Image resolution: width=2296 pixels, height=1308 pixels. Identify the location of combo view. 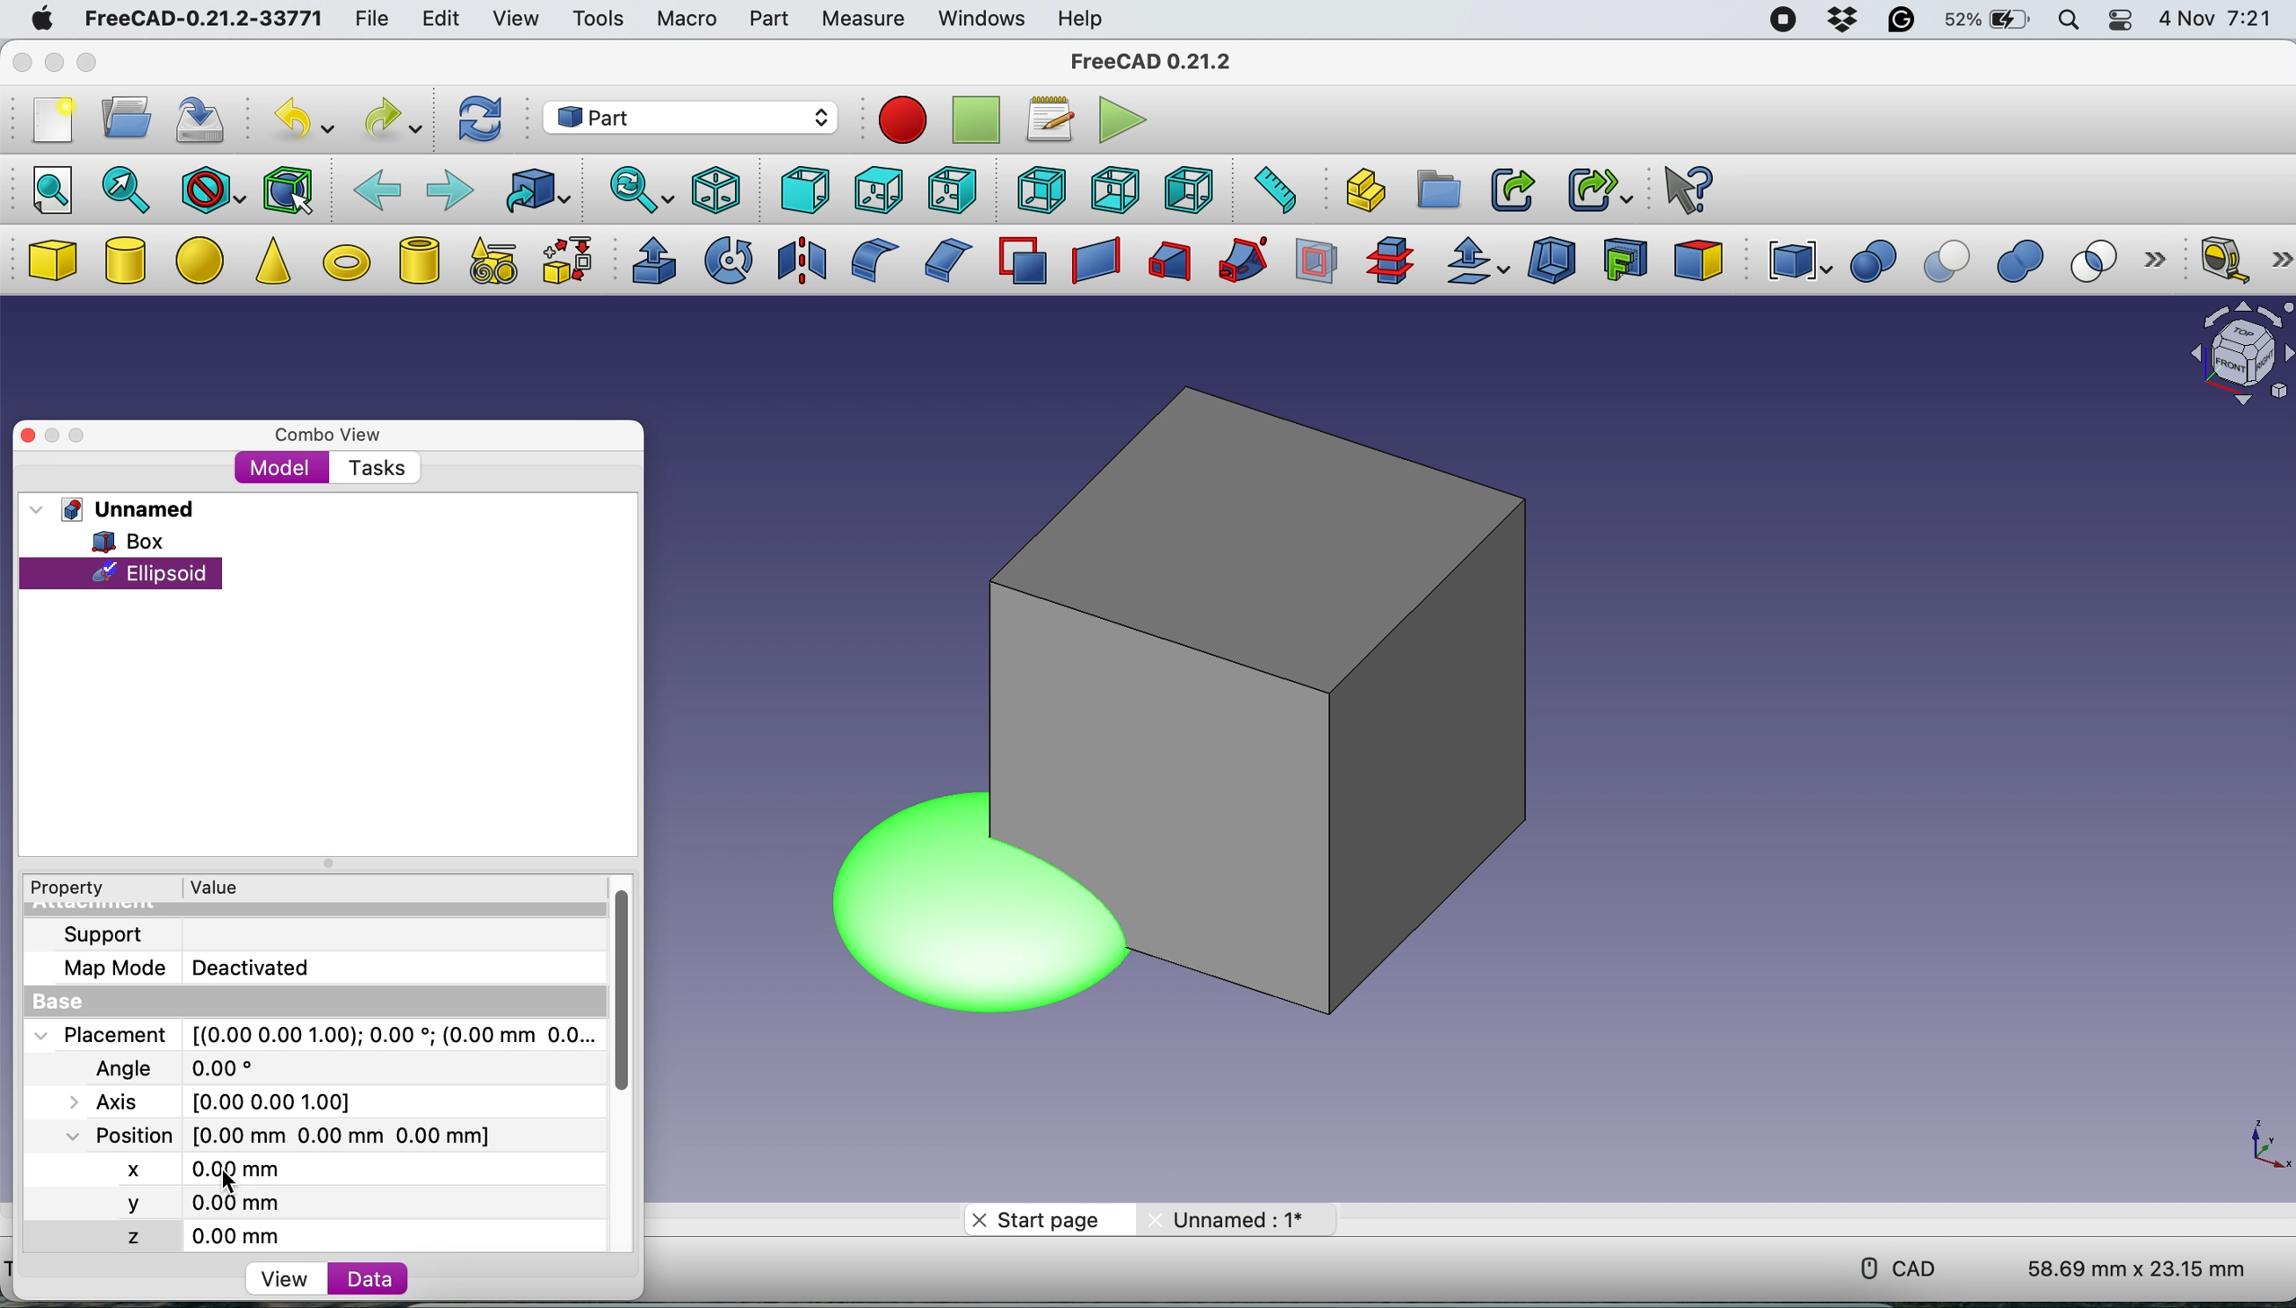
(322, 429).